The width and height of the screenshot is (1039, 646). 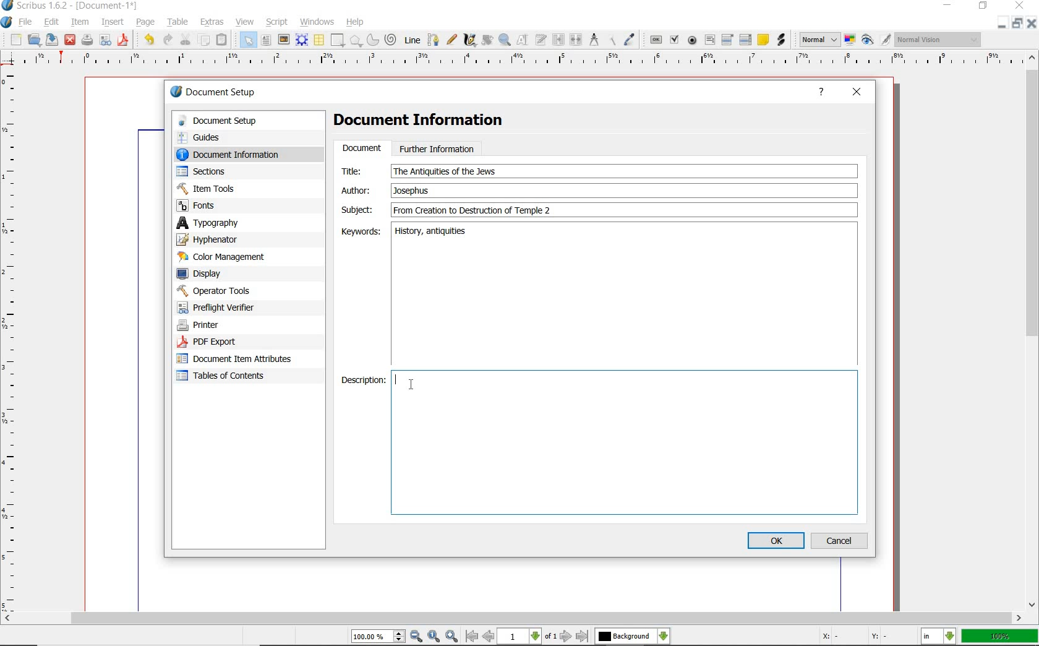 What do you see at coordinates (113, 22) in the screenshot?
I see `insert` at bounding box center [113, 22].